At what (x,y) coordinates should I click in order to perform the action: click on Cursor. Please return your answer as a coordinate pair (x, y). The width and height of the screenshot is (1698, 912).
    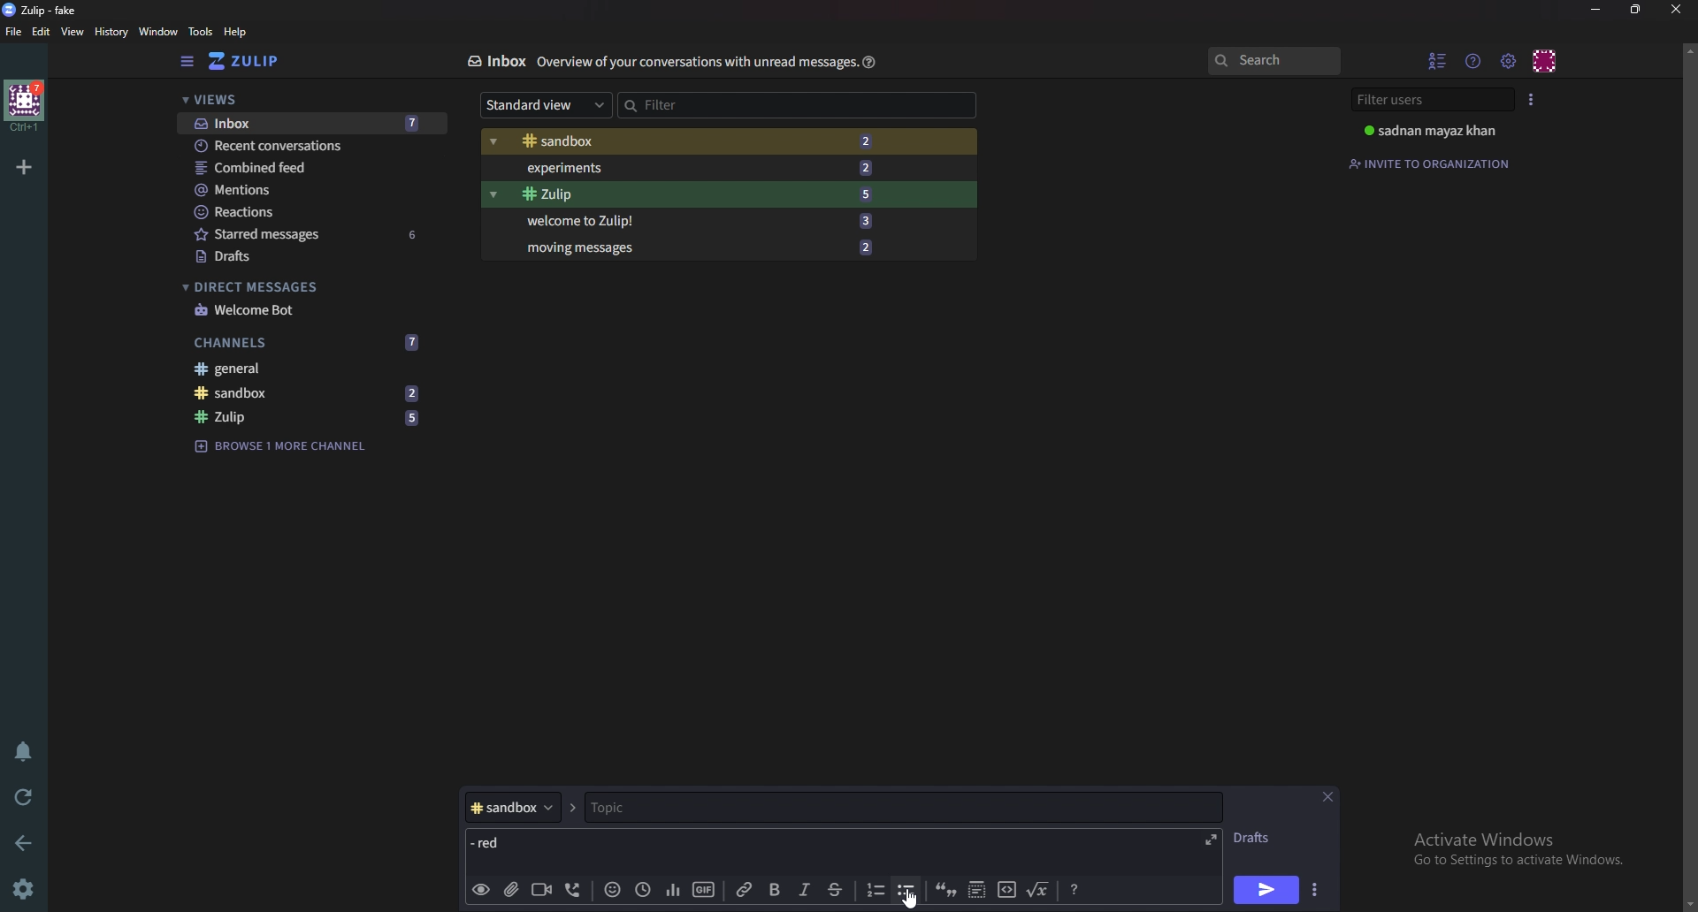
    Looking at the image, I should click on (914, 897).